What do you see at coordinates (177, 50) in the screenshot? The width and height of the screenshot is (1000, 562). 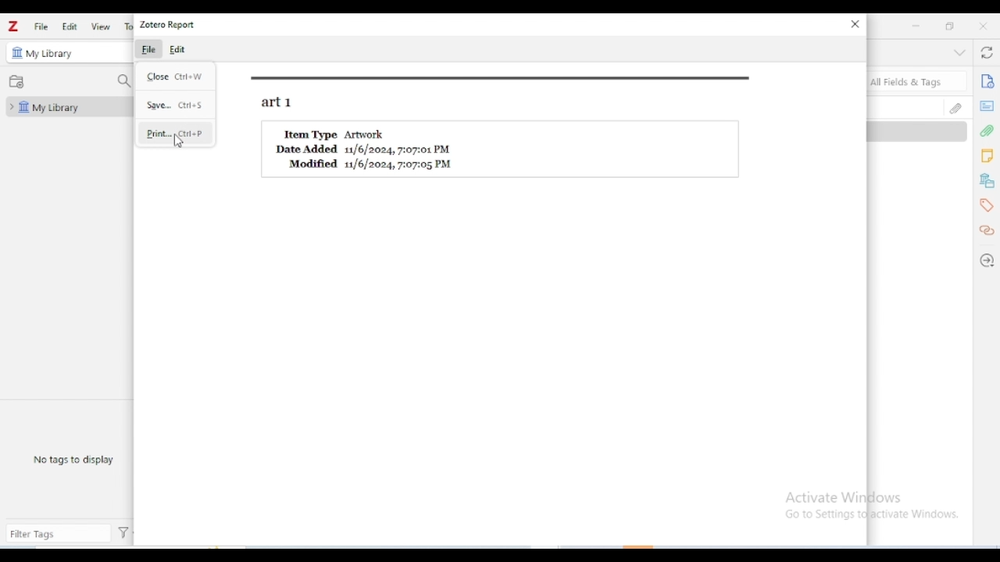 I see `edit` at bounding box center [177, 50].